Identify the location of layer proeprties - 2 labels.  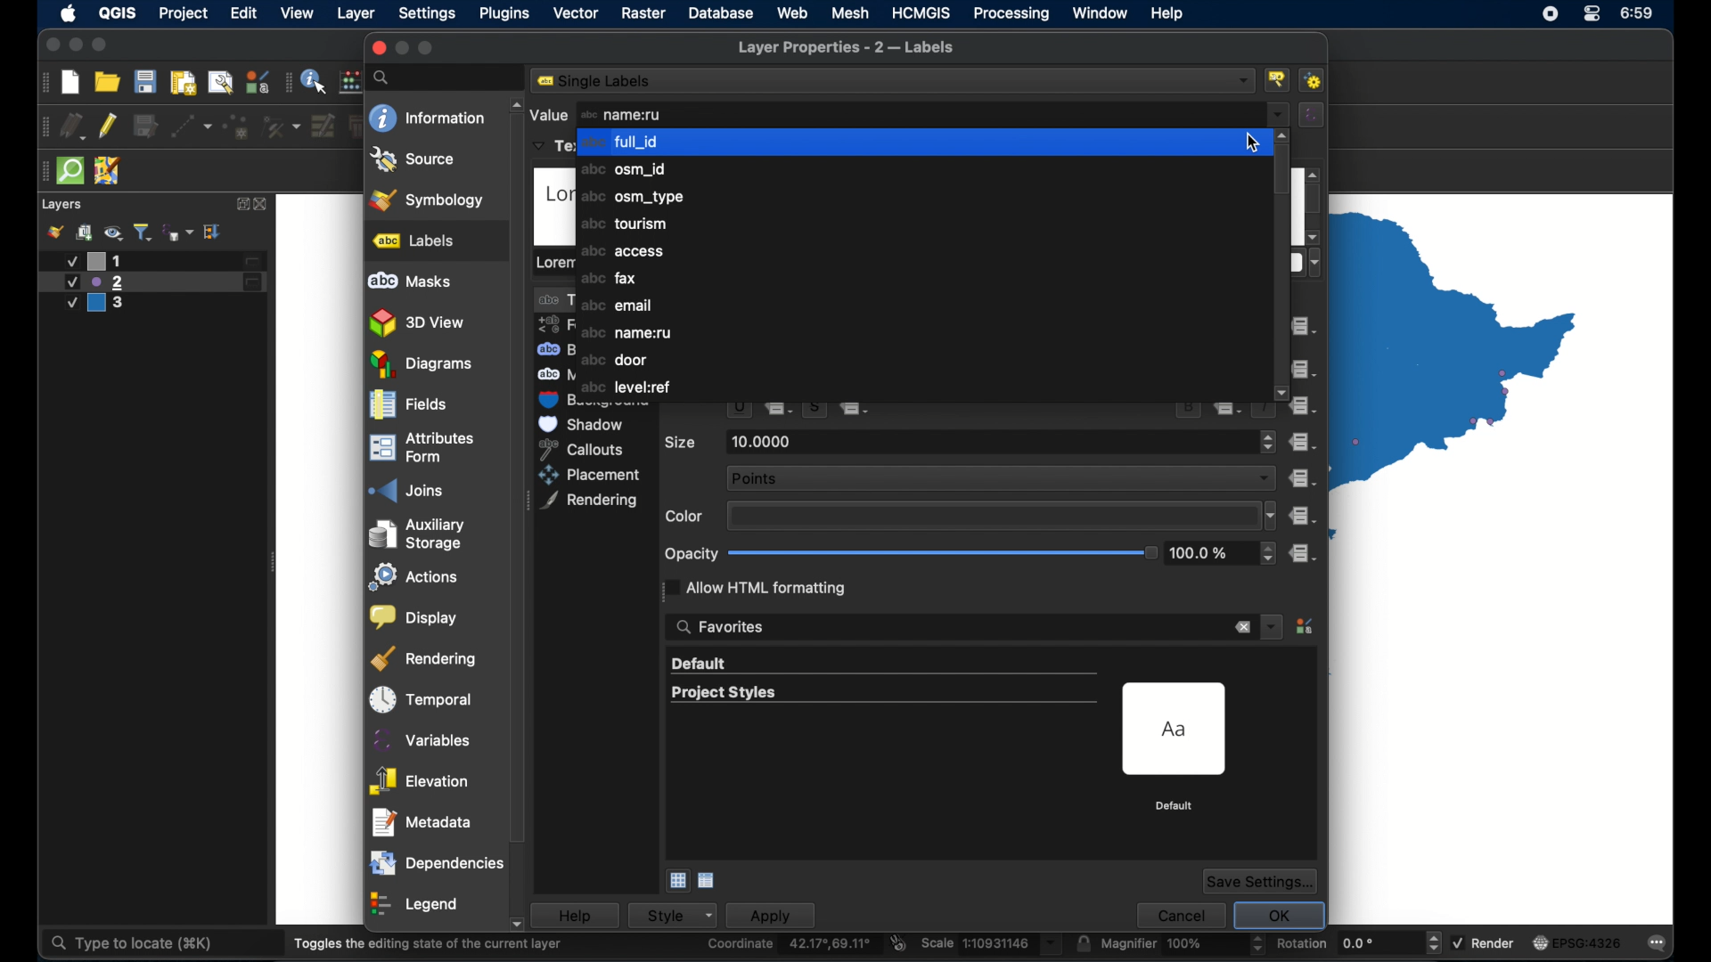
(847, 48).